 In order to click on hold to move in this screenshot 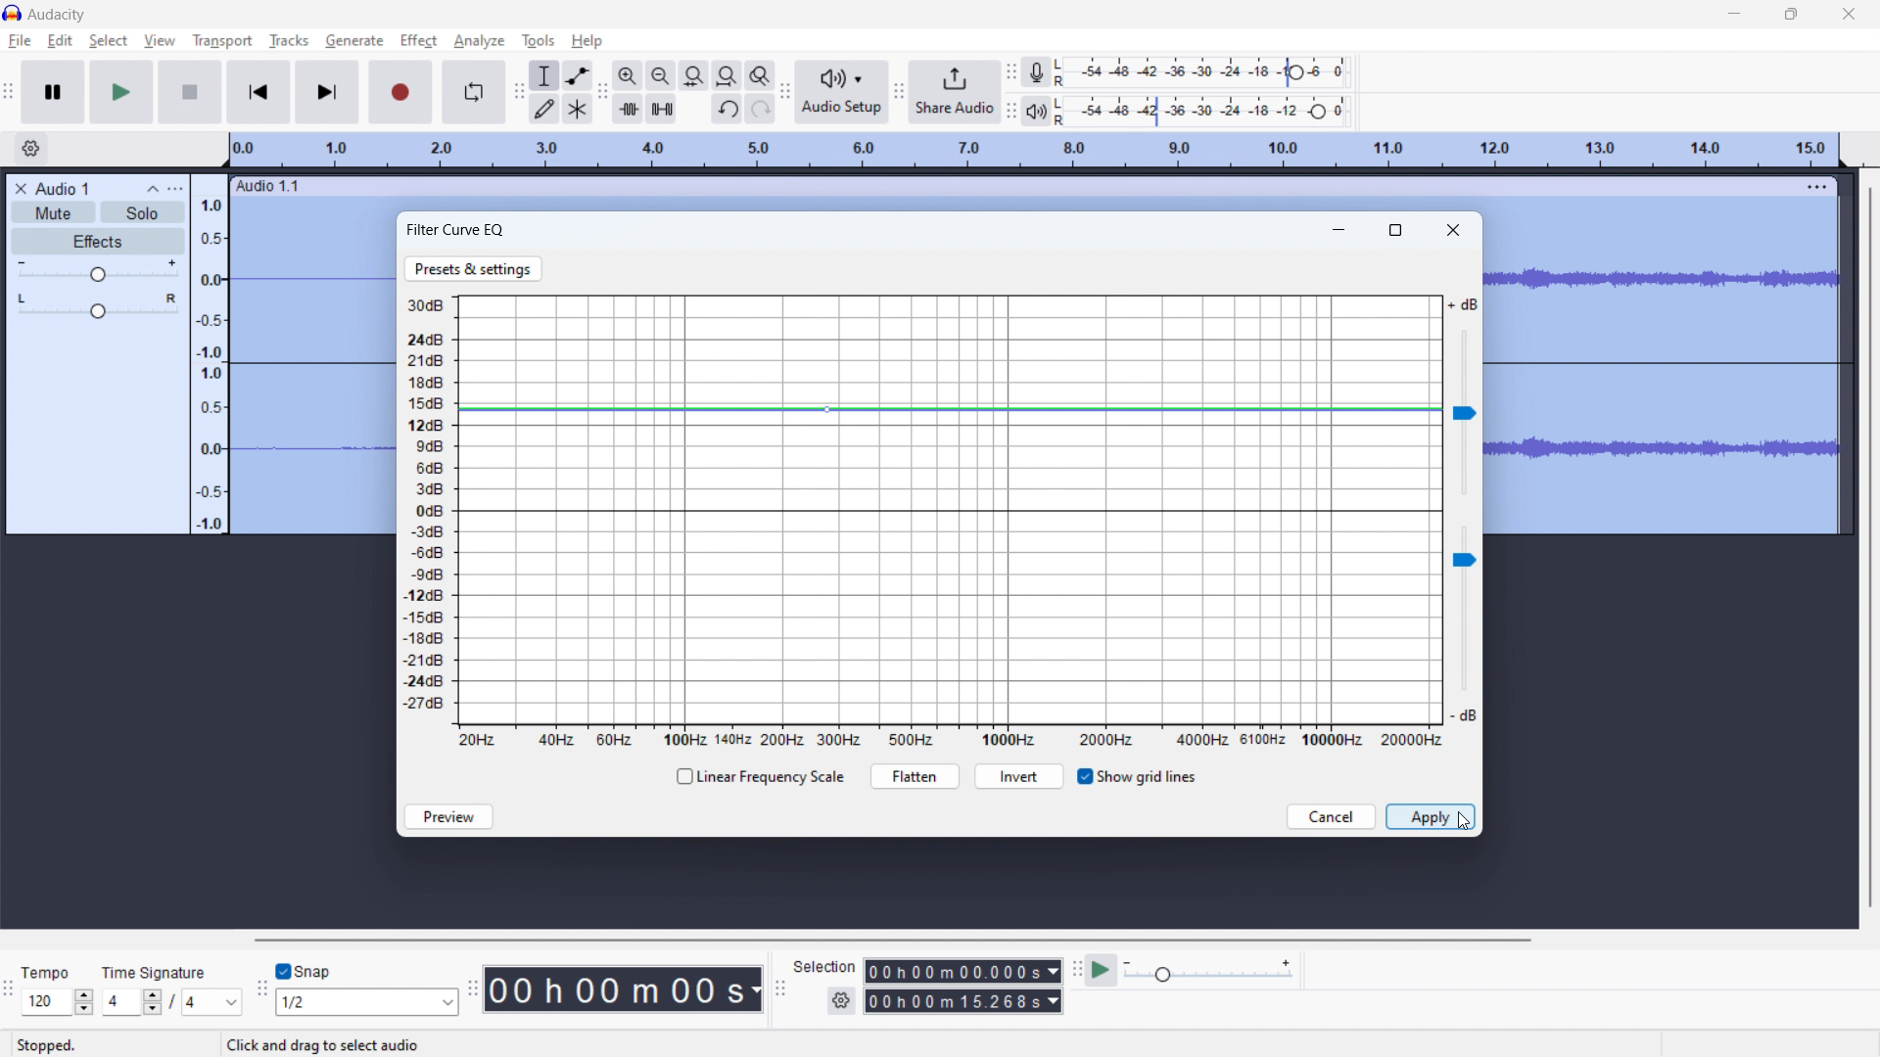, I will do `click(1013, 187)`.